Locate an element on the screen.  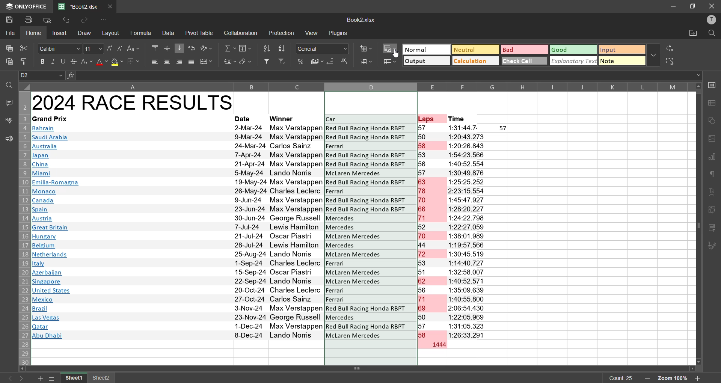
font style is located at coordinates (60, 49).